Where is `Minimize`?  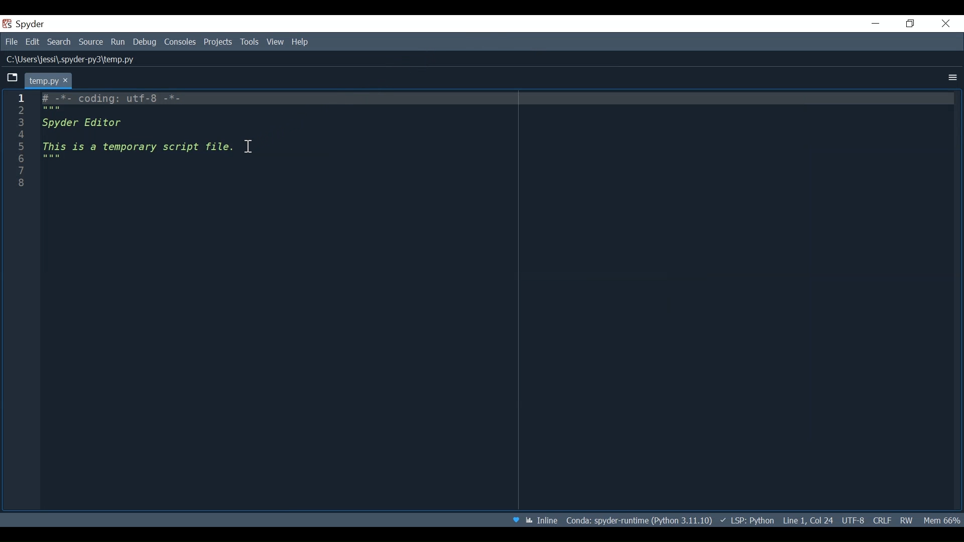 Minimize is located at coordinates (876, 23).